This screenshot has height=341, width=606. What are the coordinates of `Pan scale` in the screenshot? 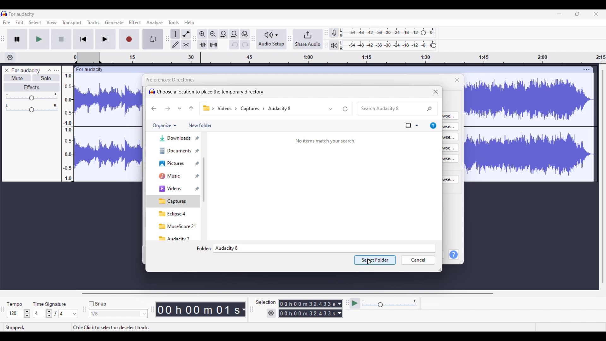 It's located at (32, 108).